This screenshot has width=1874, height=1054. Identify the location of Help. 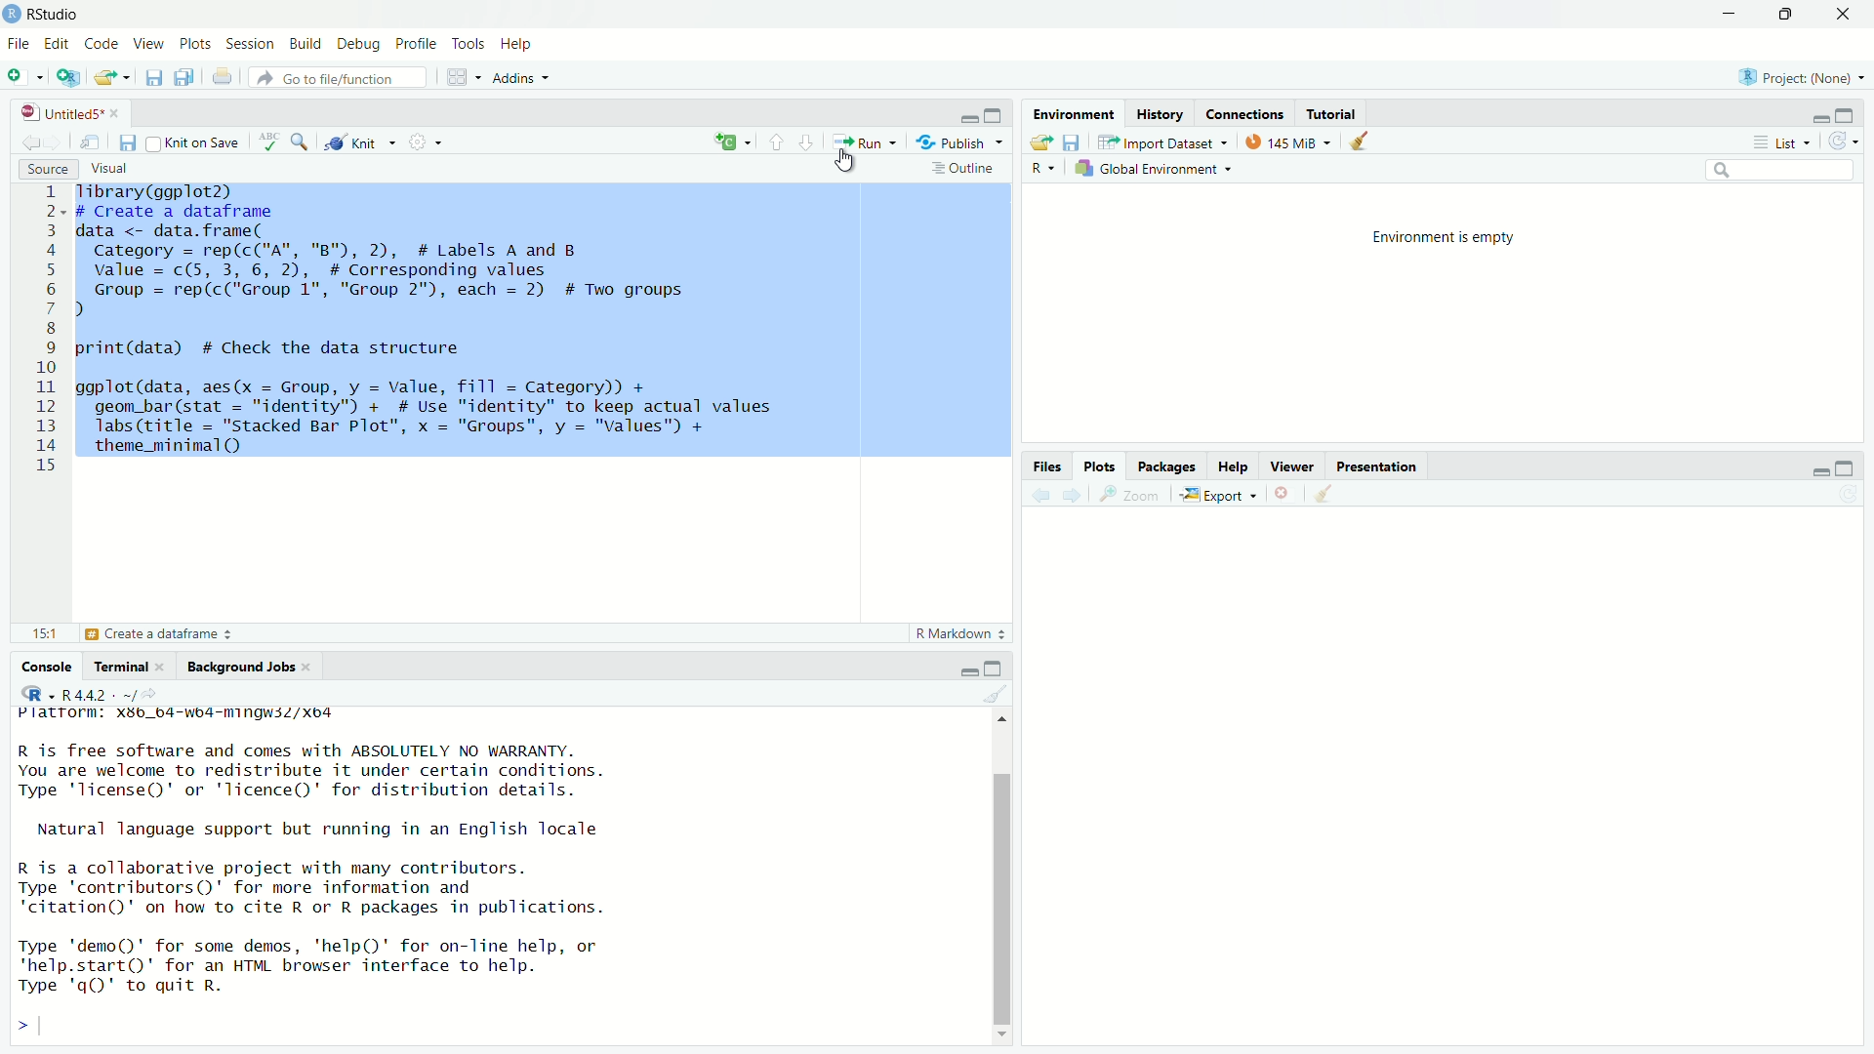
(1232, 464).